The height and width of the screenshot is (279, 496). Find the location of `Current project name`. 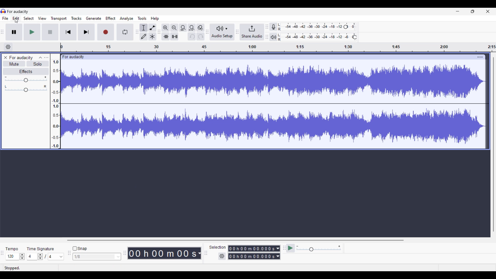

Current project name is located at coordinates (18, 12).